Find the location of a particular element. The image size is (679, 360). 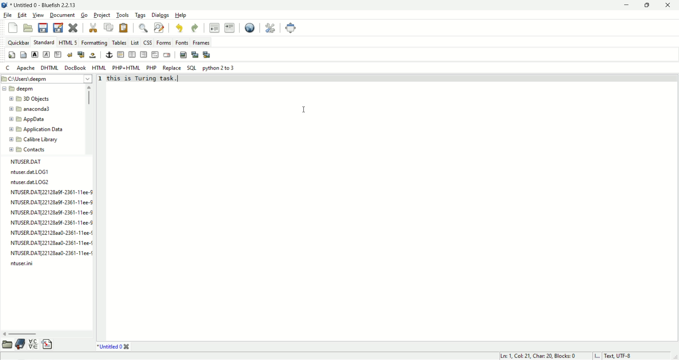

center is located at coordinates (133, 55).